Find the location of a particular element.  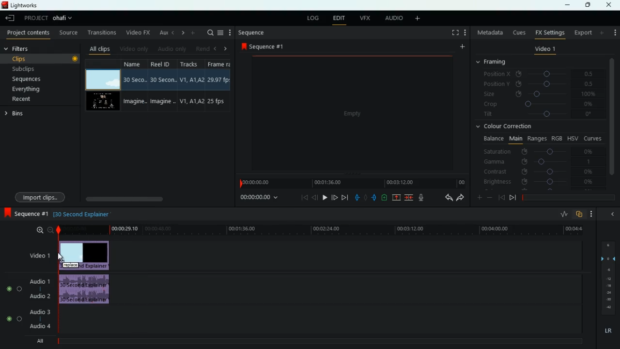

curves is located at coordinates (593, 138).